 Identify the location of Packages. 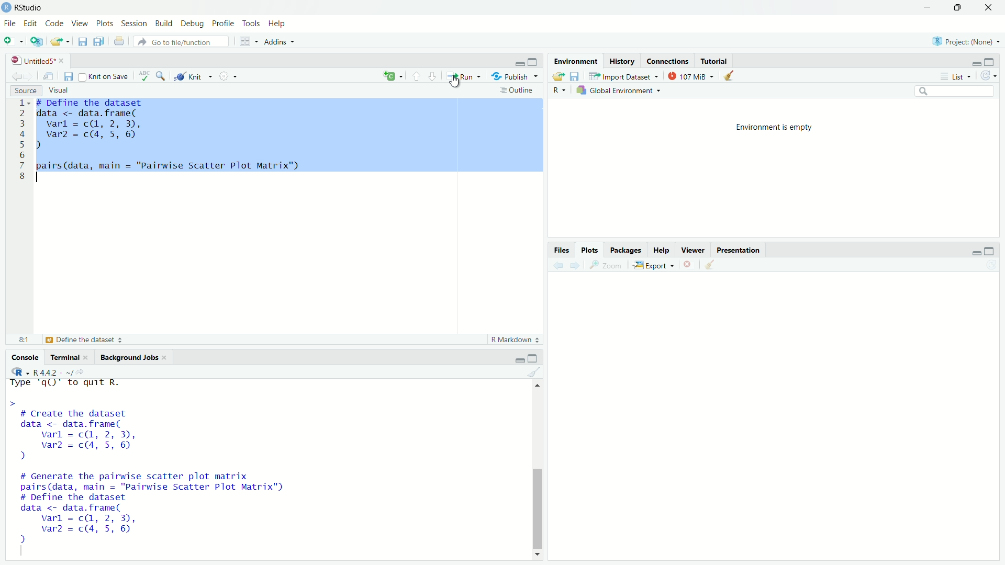
(627, 250).